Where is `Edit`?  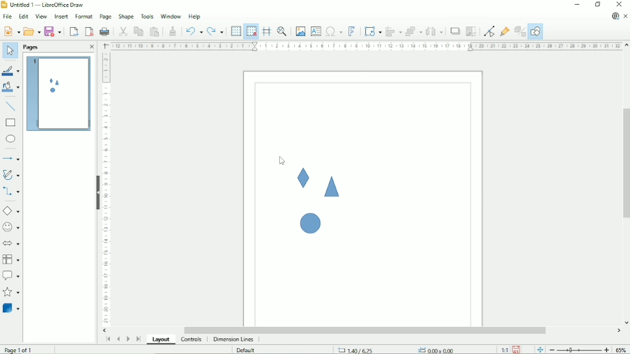 Edit is located at coordinates (23, 16).